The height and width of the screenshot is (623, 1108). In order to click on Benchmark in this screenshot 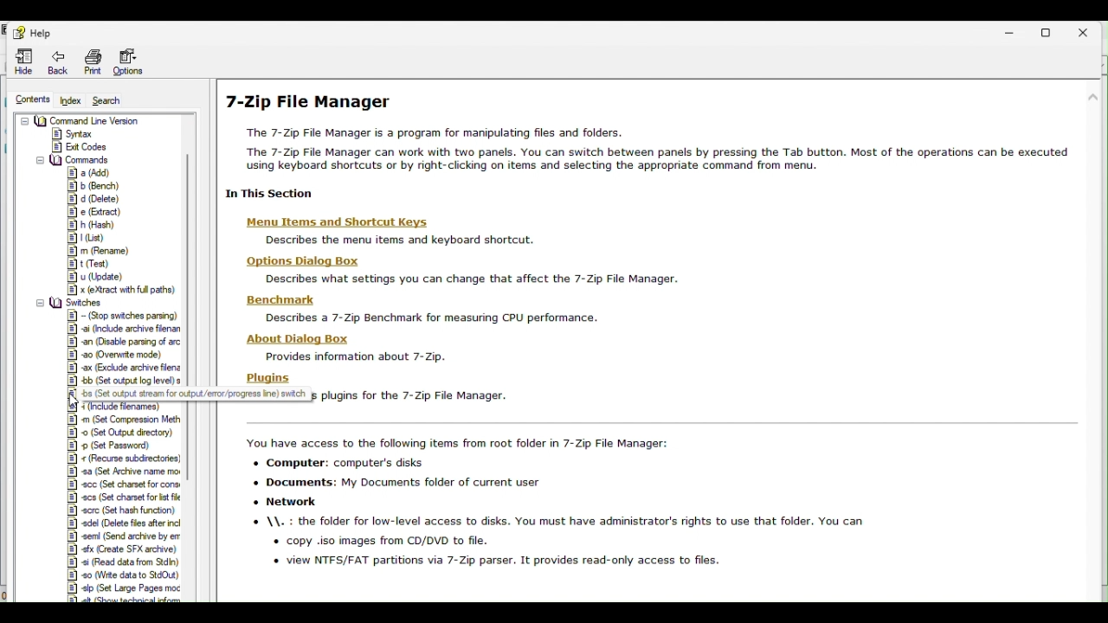, I will do `click(281, 299)`.